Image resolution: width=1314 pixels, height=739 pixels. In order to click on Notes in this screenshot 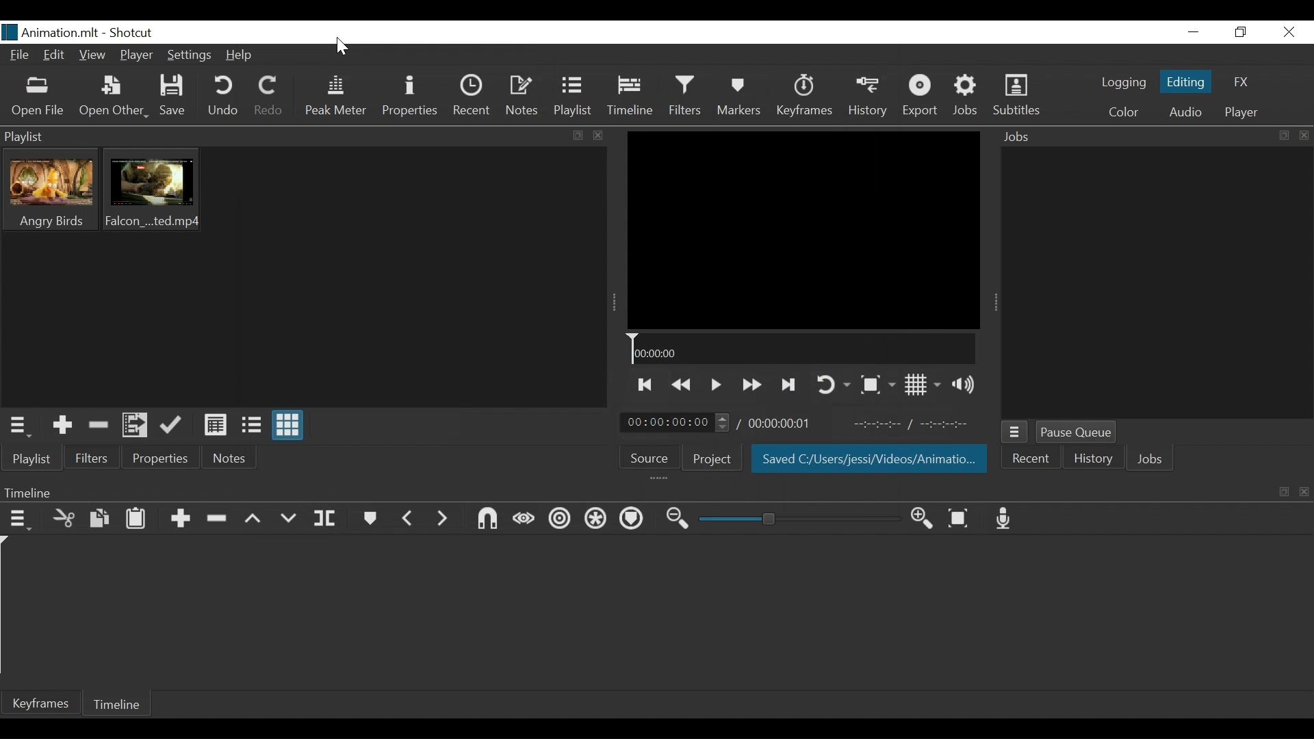, I will do `click(229, 459)`.